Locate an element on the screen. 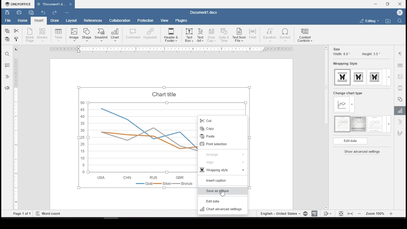 The width and height of the screenshot is (407, 229). print selection is located at coordinates (221, 144).